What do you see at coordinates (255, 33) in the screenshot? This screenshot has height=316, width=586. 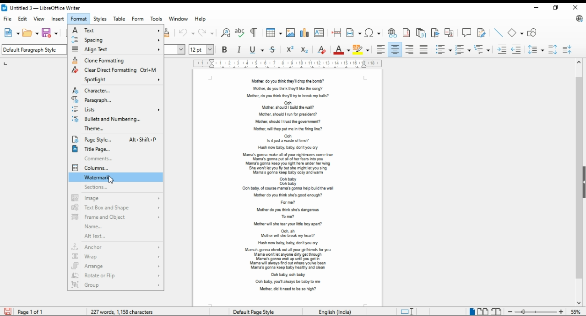 I see `toggle formatting marks` at bounding box center [255, 33].